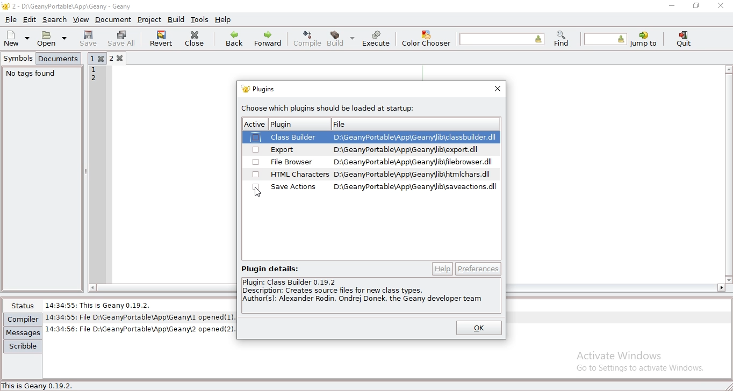 The image size is (733, 391). Describe the element at coordinates (308, 38) in the screenshot. I see `compile` at that location.